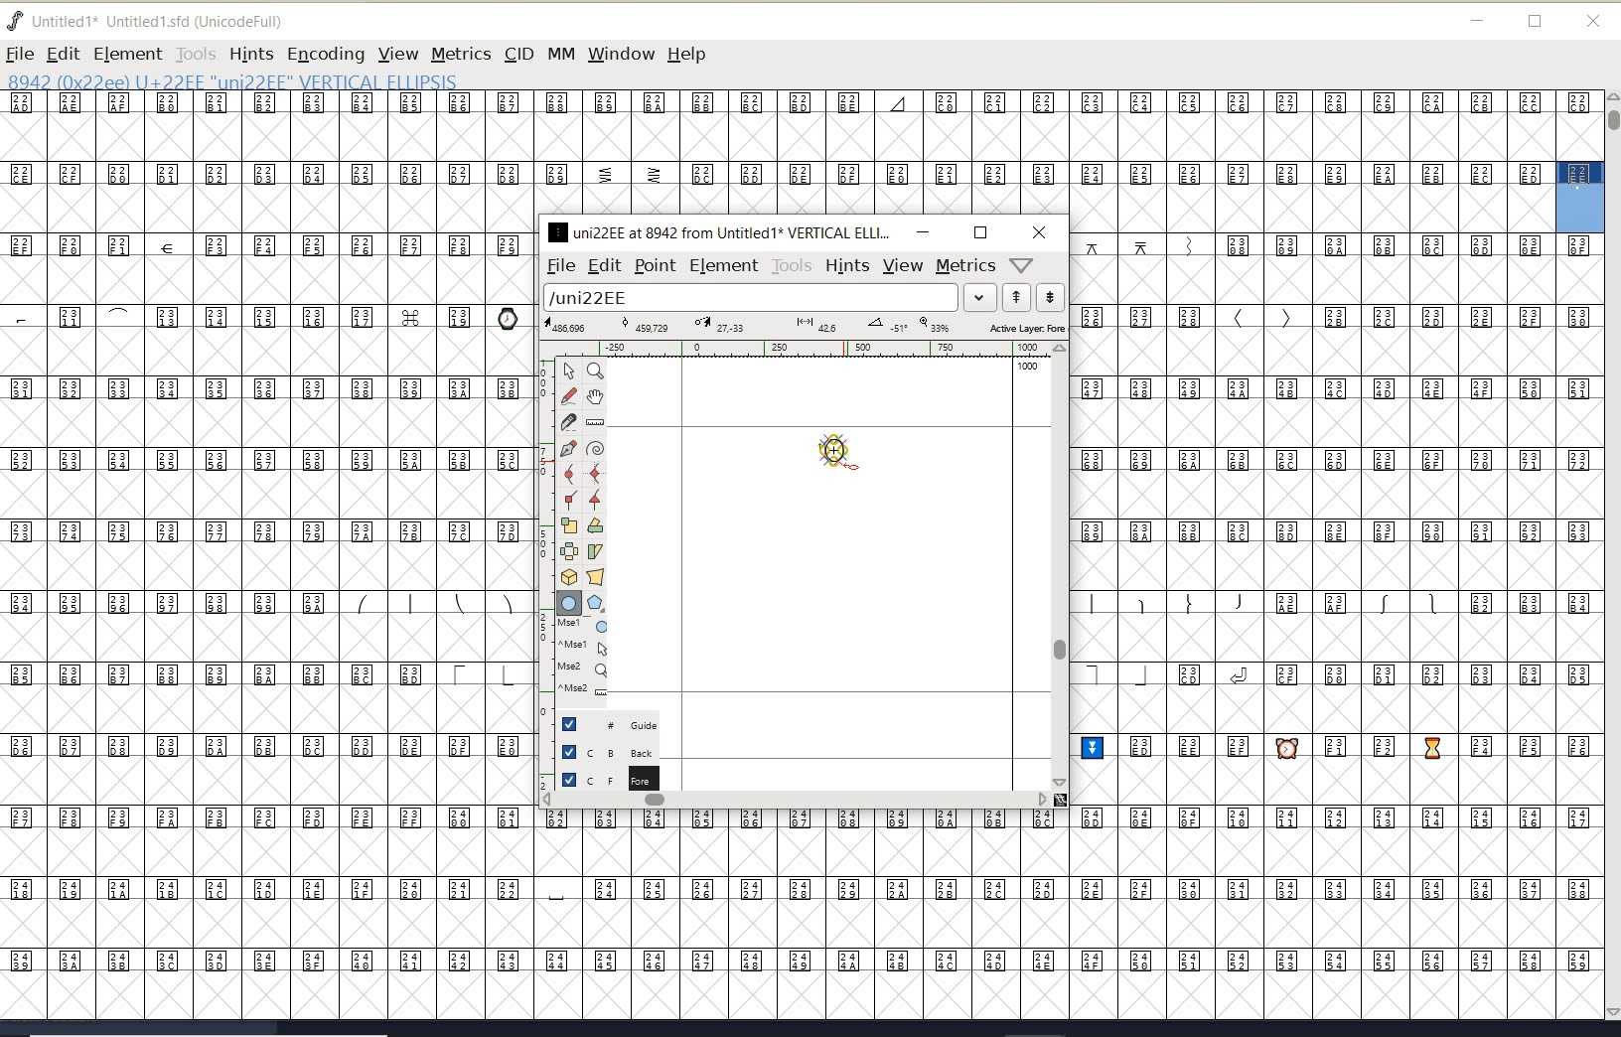 The image size is (1621, 1037). What do you see at coordinates (1611, 557) in the screenshot?
I see `SCROLLBAR` at bounding box center [1611, 557].